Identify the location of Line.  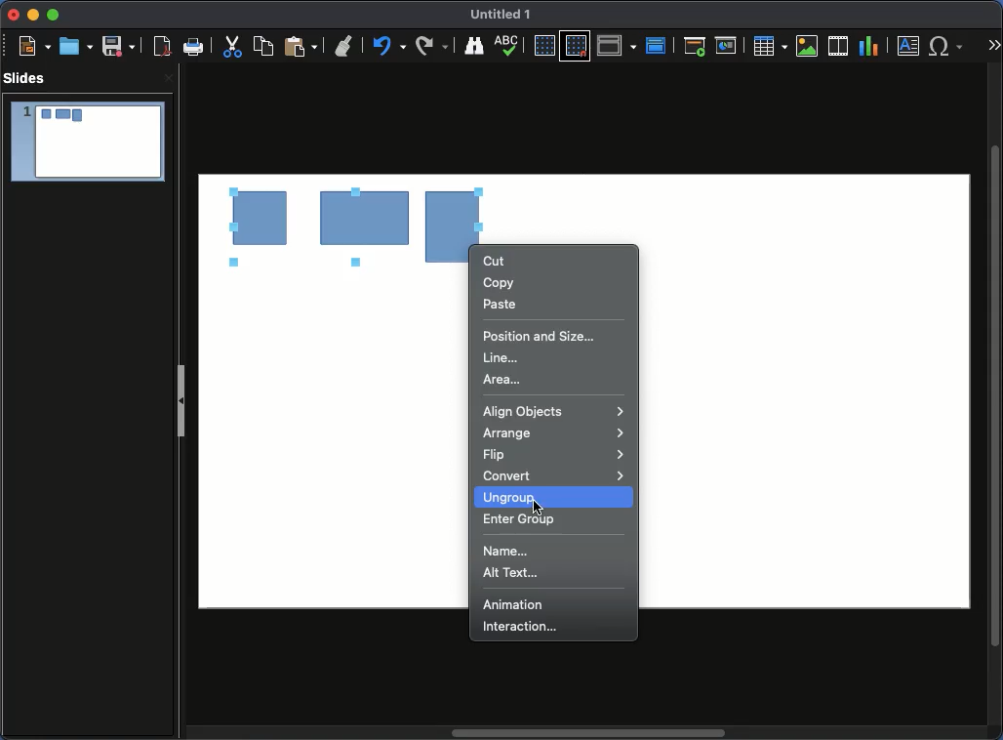
(503, 357).